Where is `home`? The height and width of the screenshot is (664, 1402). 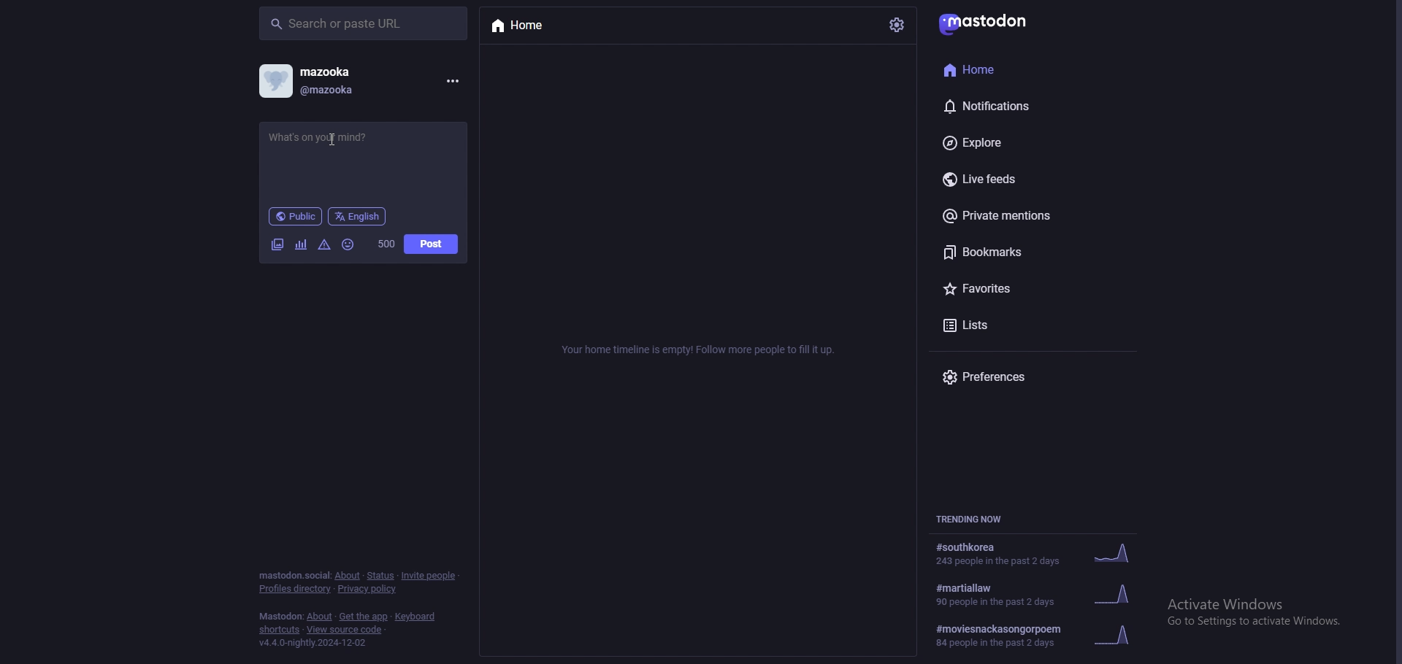 home is located at coordinates (995, 70).